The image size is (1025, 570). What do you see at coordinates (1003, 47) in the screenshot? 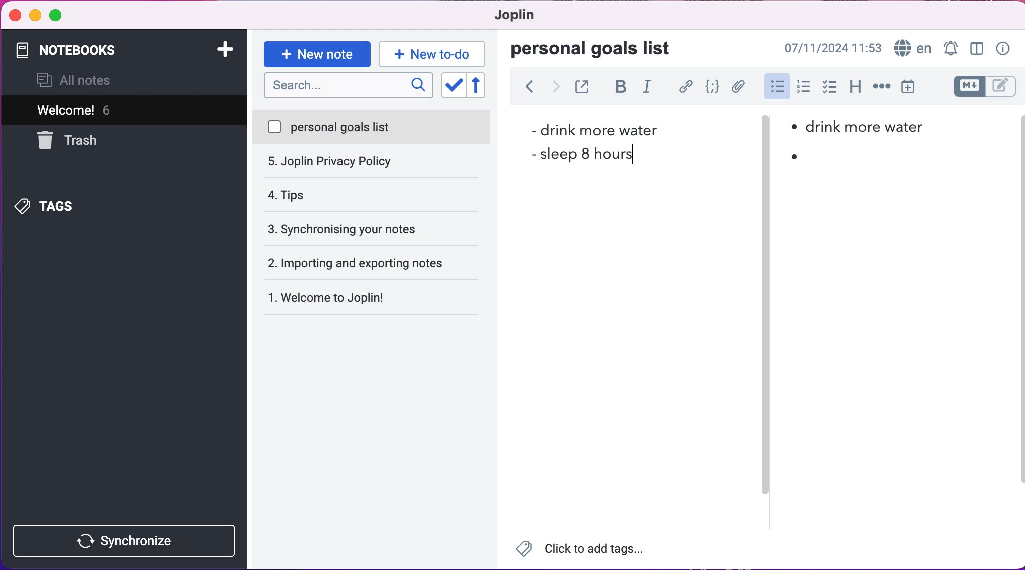
I see `note properties` at bounding box center [1003, 47].